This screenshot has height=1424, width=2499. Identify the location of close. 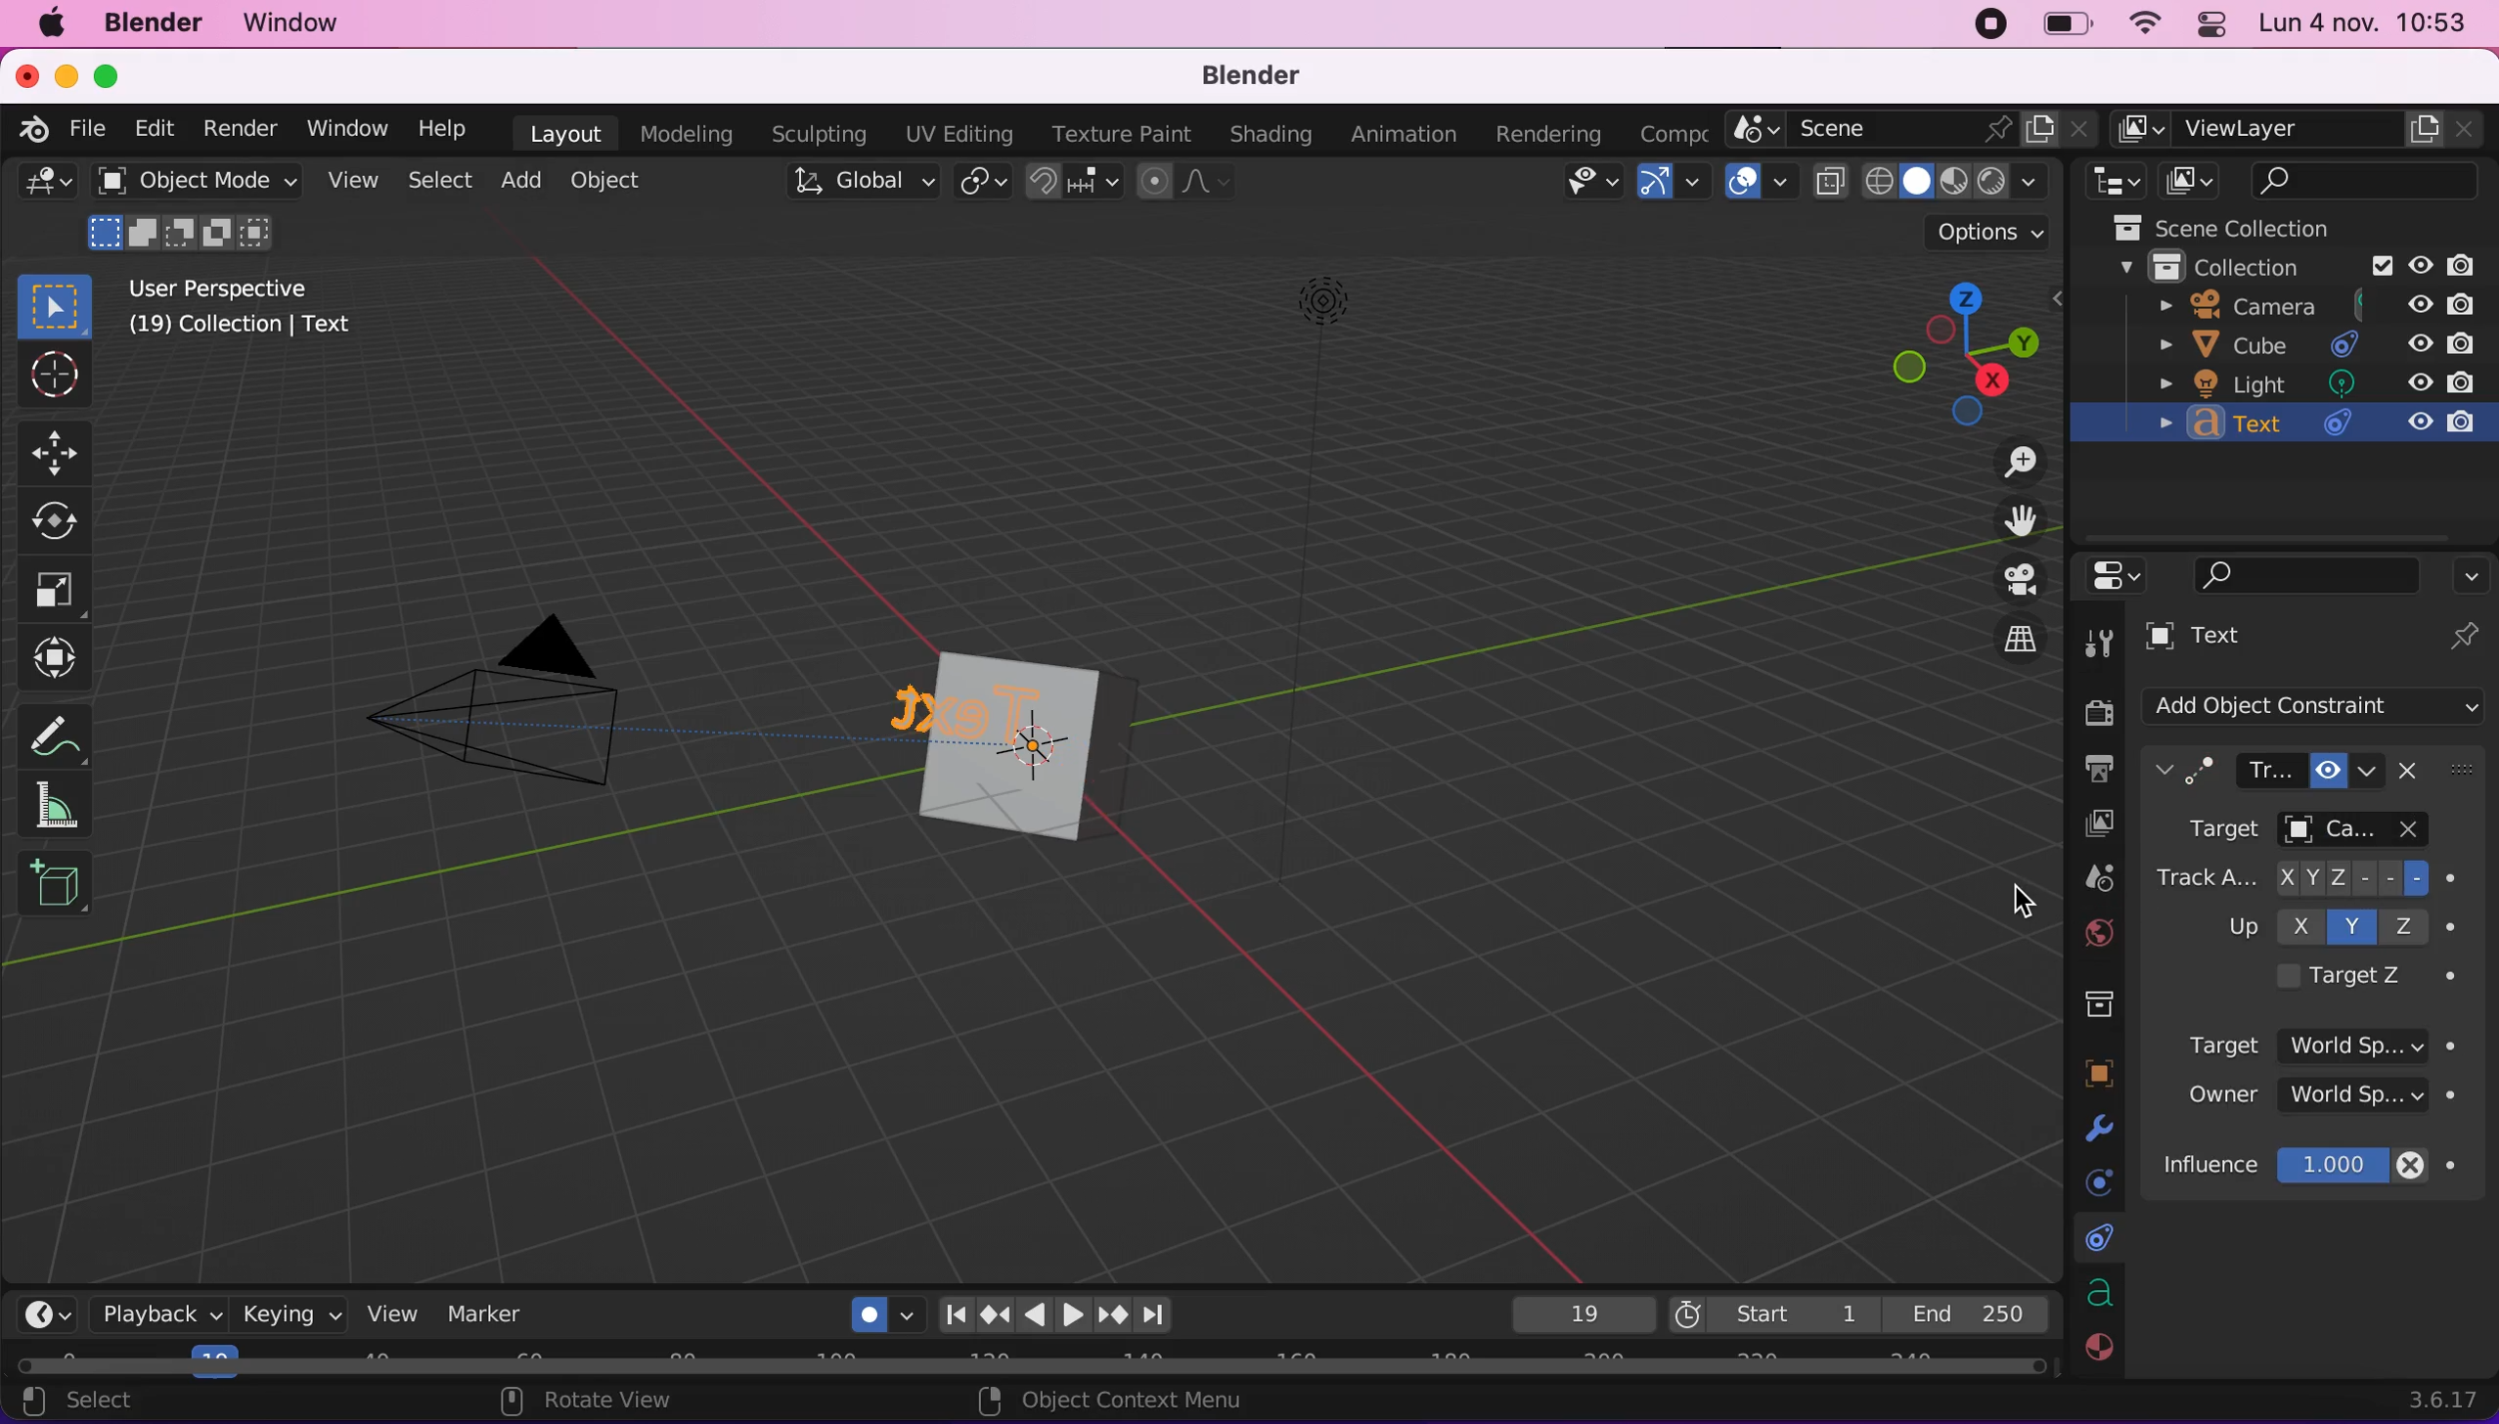
(28, 76).